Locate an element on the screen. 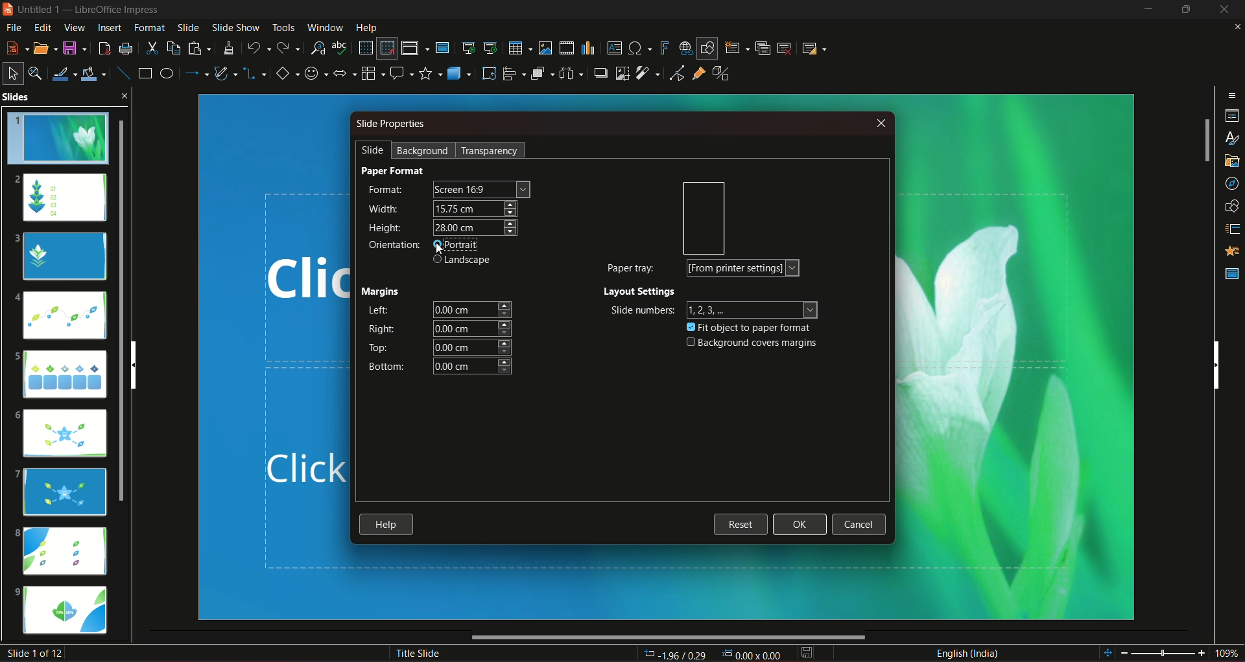 This screenshot has height=662, width=1245. portrait is located at coordinates (463, 245).